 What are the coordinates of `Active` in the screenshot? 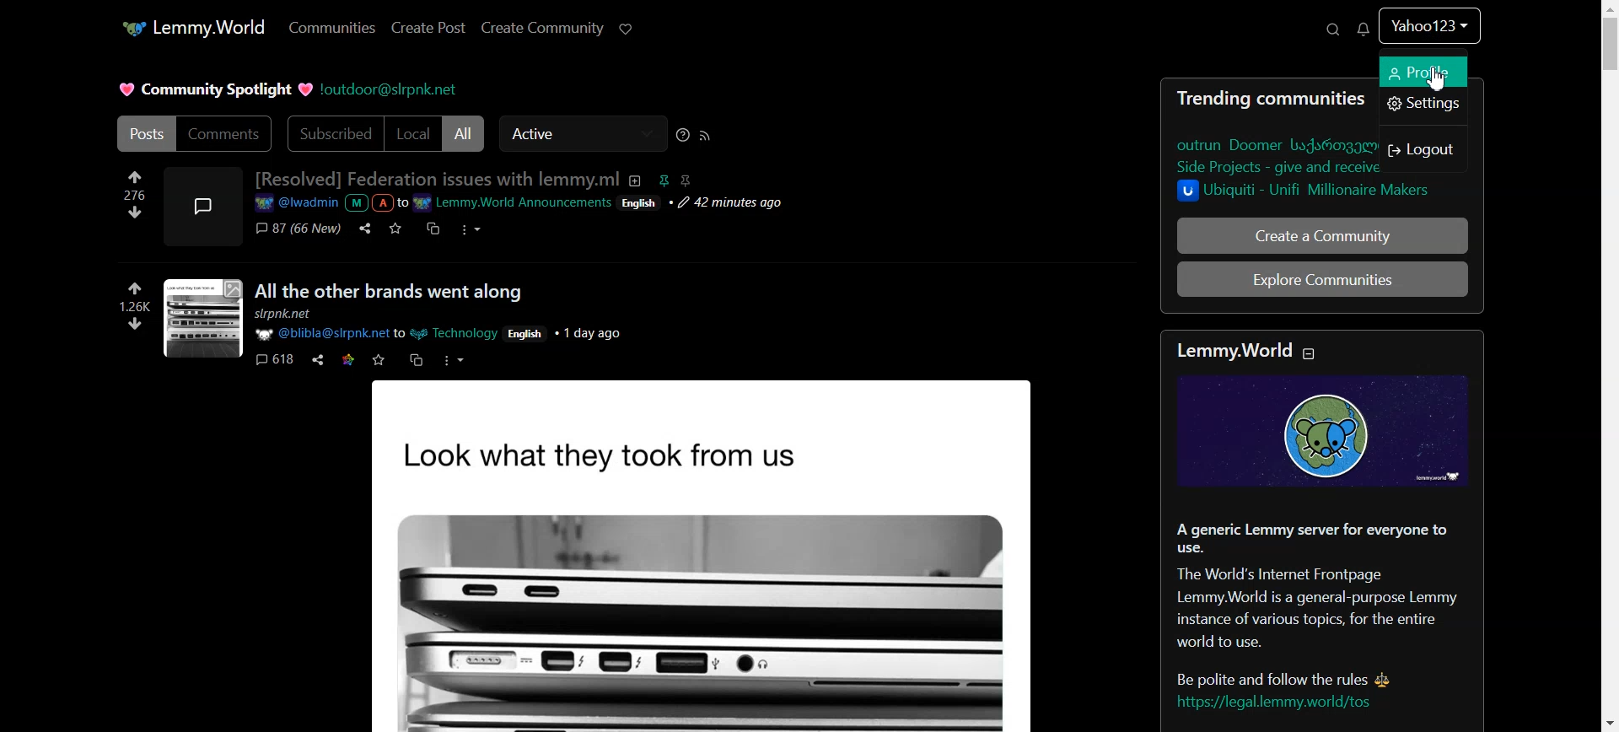 It's located at (583, 133).